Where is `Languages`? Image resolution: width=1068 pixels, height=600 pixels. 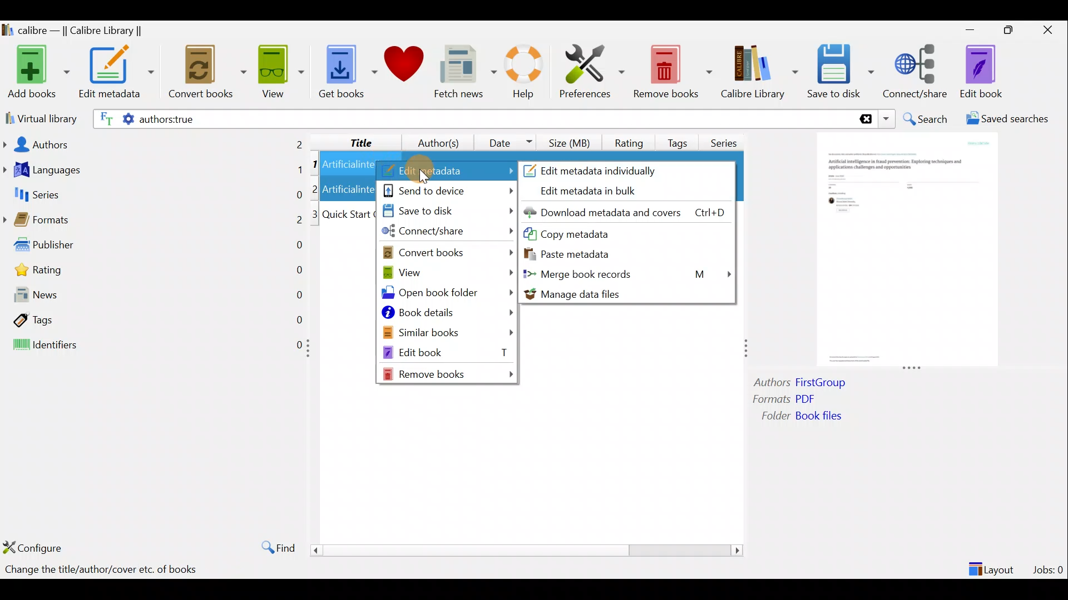
Languages is located at coordinates (154, 171).